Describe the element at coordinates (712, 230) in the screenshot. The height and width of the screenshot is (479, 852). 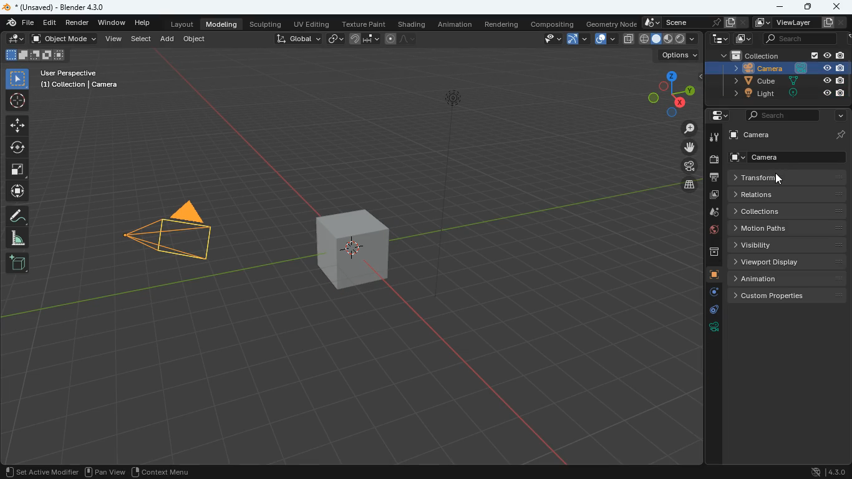
I see `globe` at that location.